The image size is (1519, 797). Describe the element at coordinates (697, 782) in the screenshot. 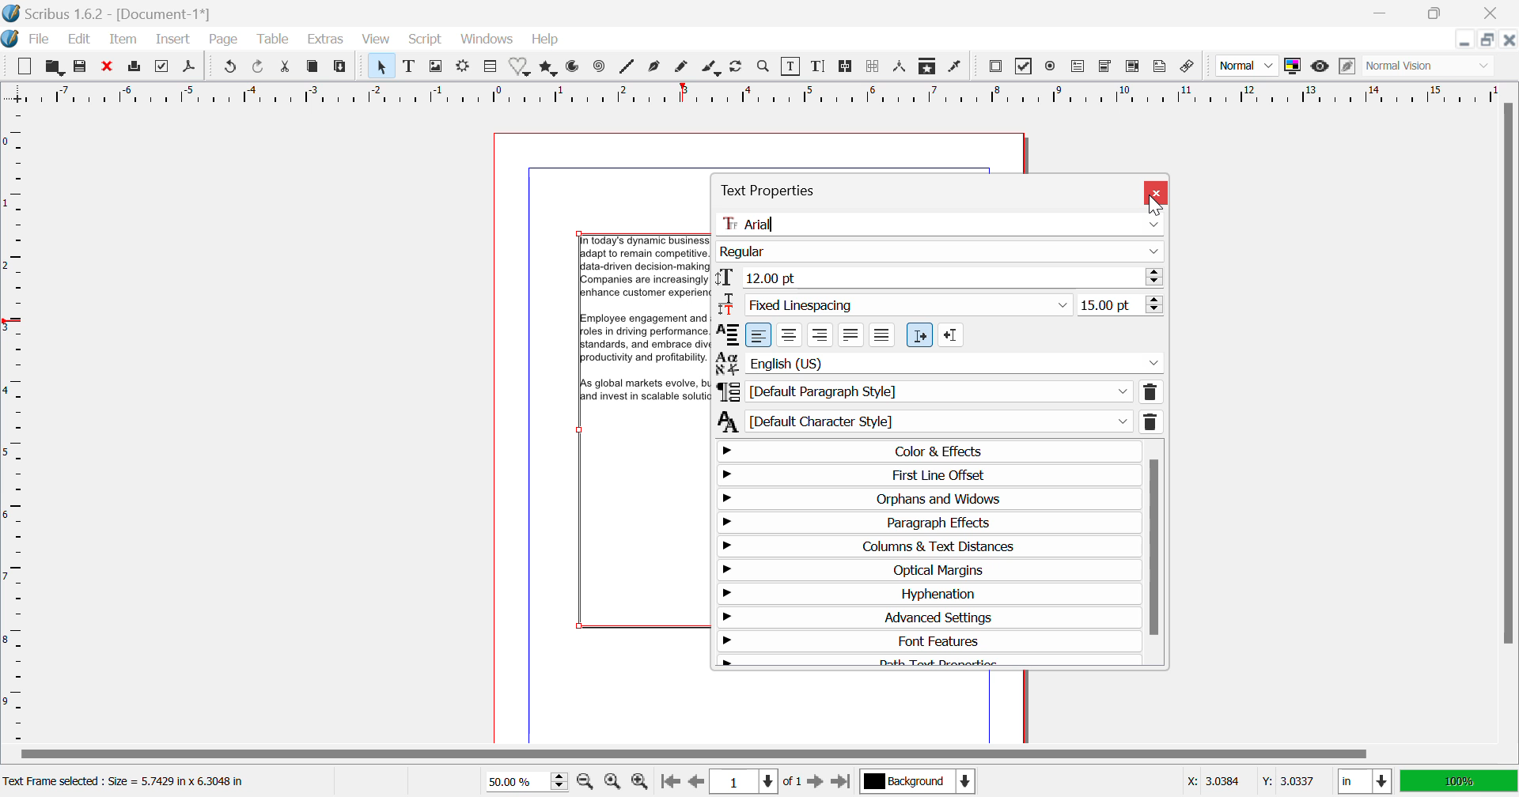

I see `Previous Page` at that location.